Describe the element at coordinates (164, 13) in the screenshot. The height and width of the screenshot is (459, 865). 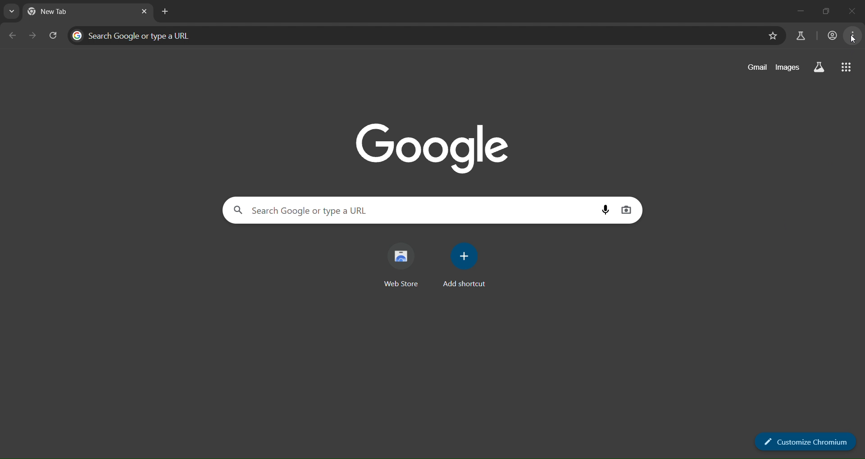
I see `new tab` at that location.